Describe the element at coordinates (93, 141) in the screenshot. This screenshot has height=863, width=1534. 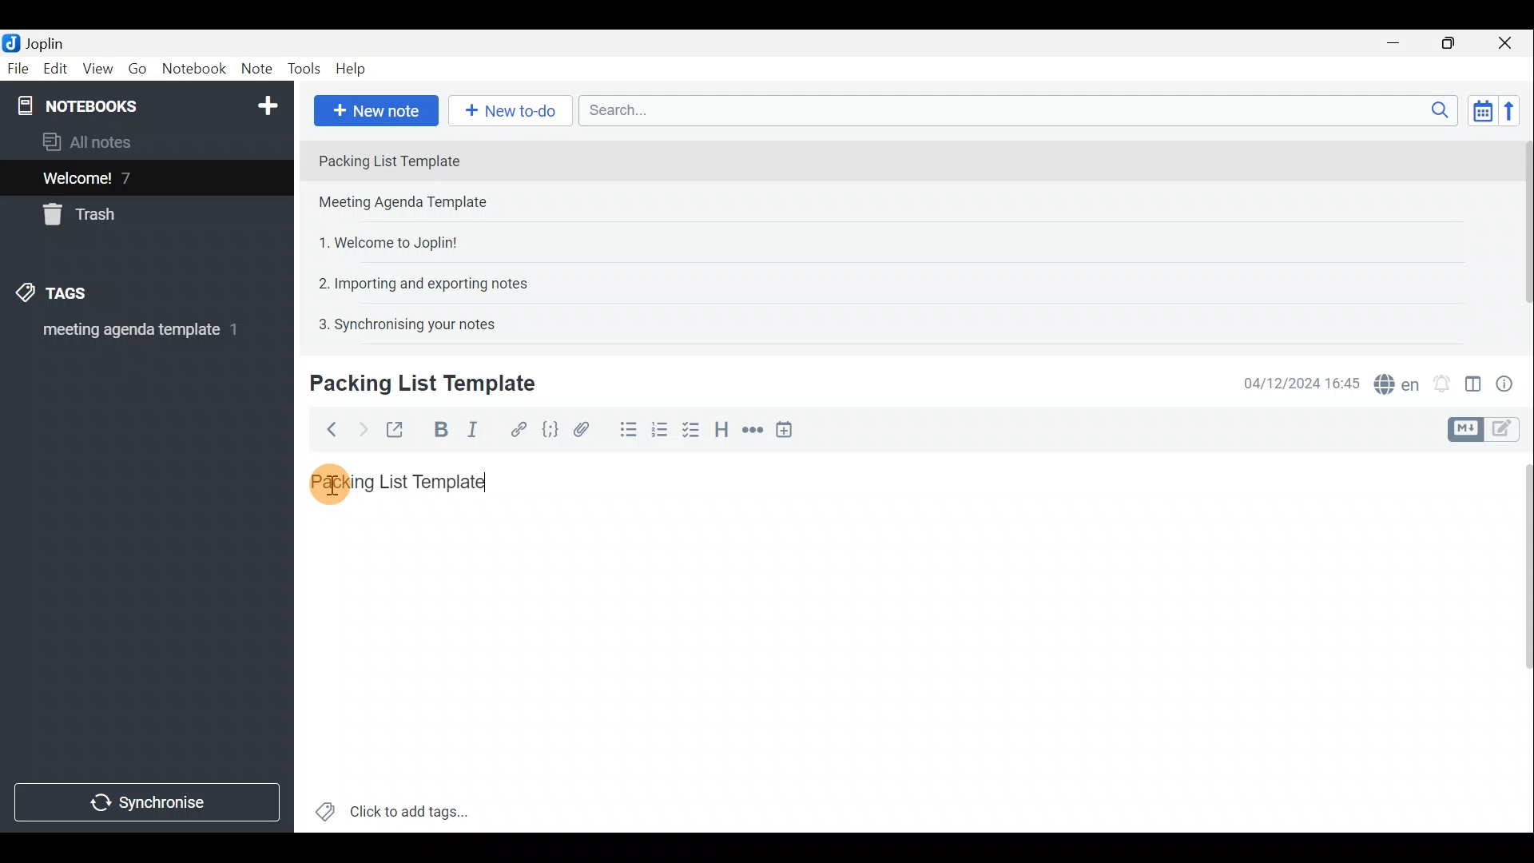
I see `All notes` at that location.